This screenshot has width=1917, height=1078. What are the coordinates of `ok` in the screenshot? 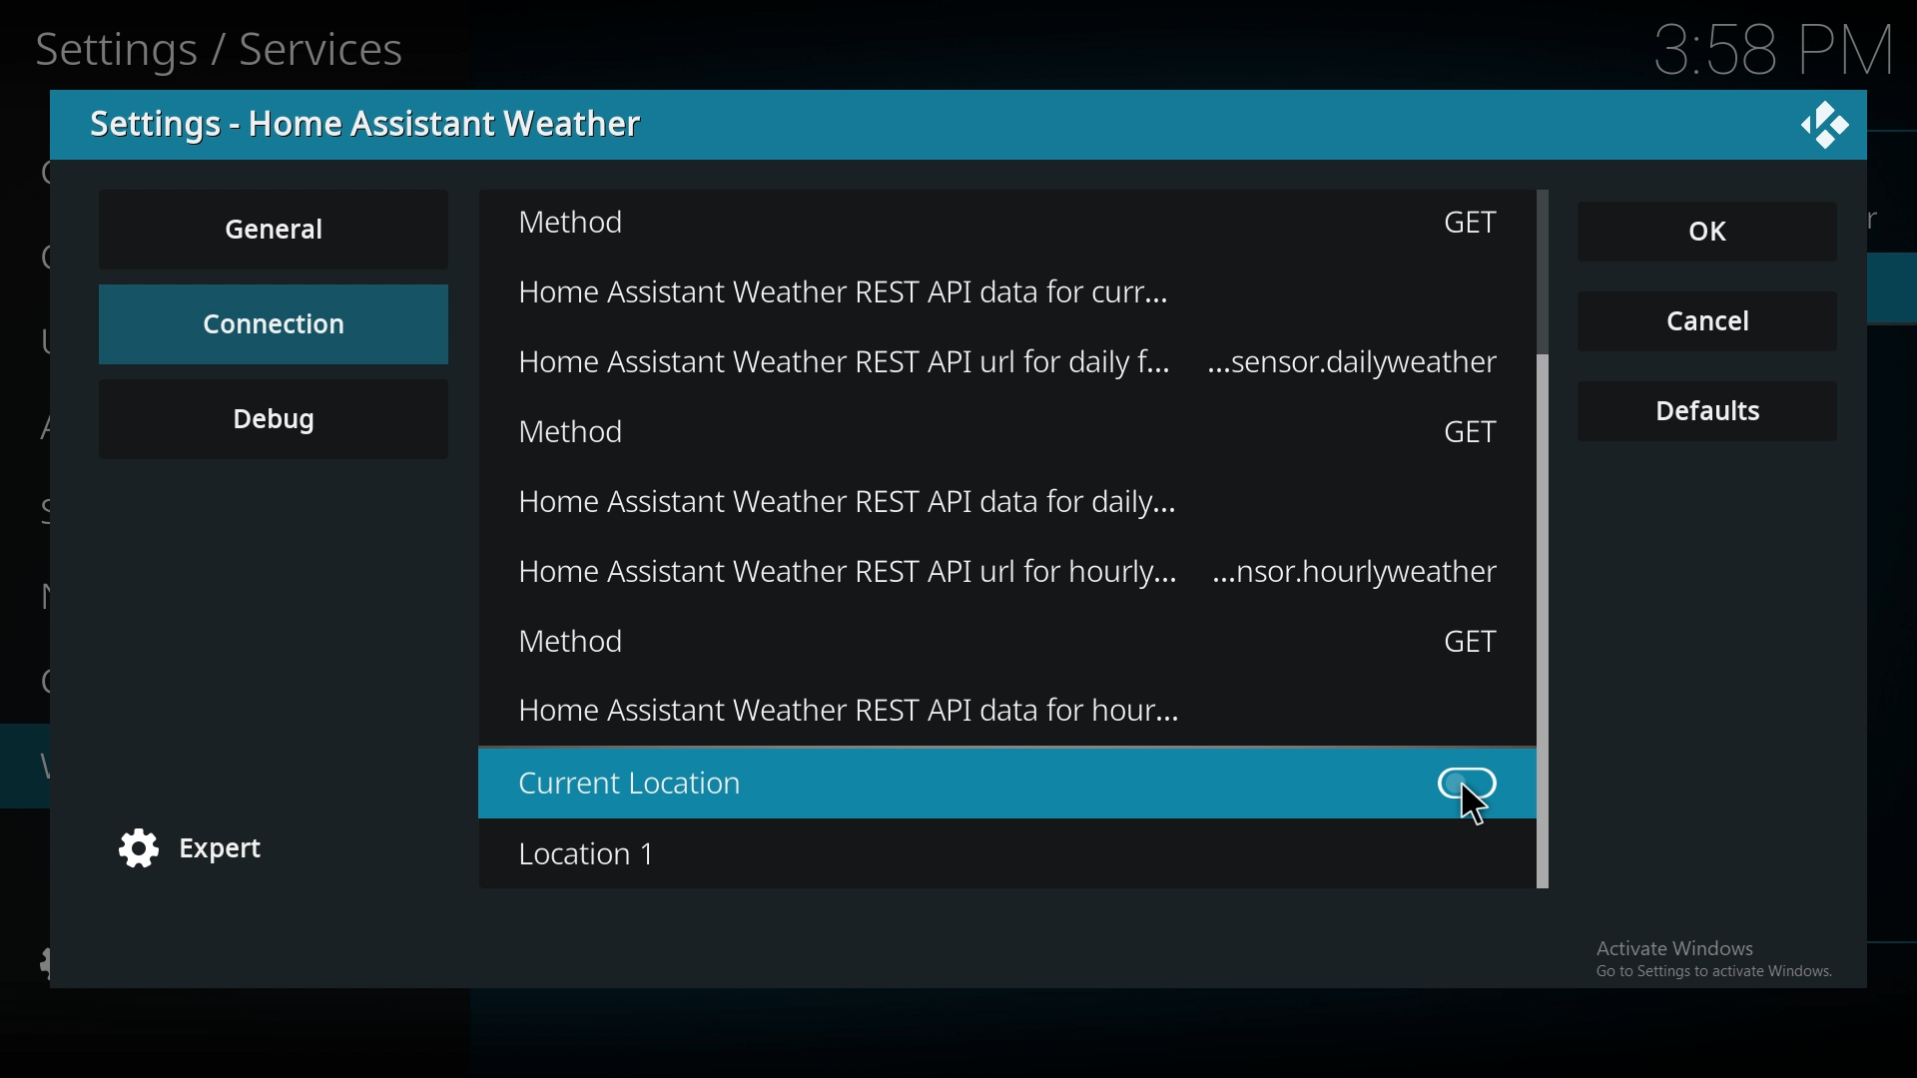 It's located at (1719, 234).